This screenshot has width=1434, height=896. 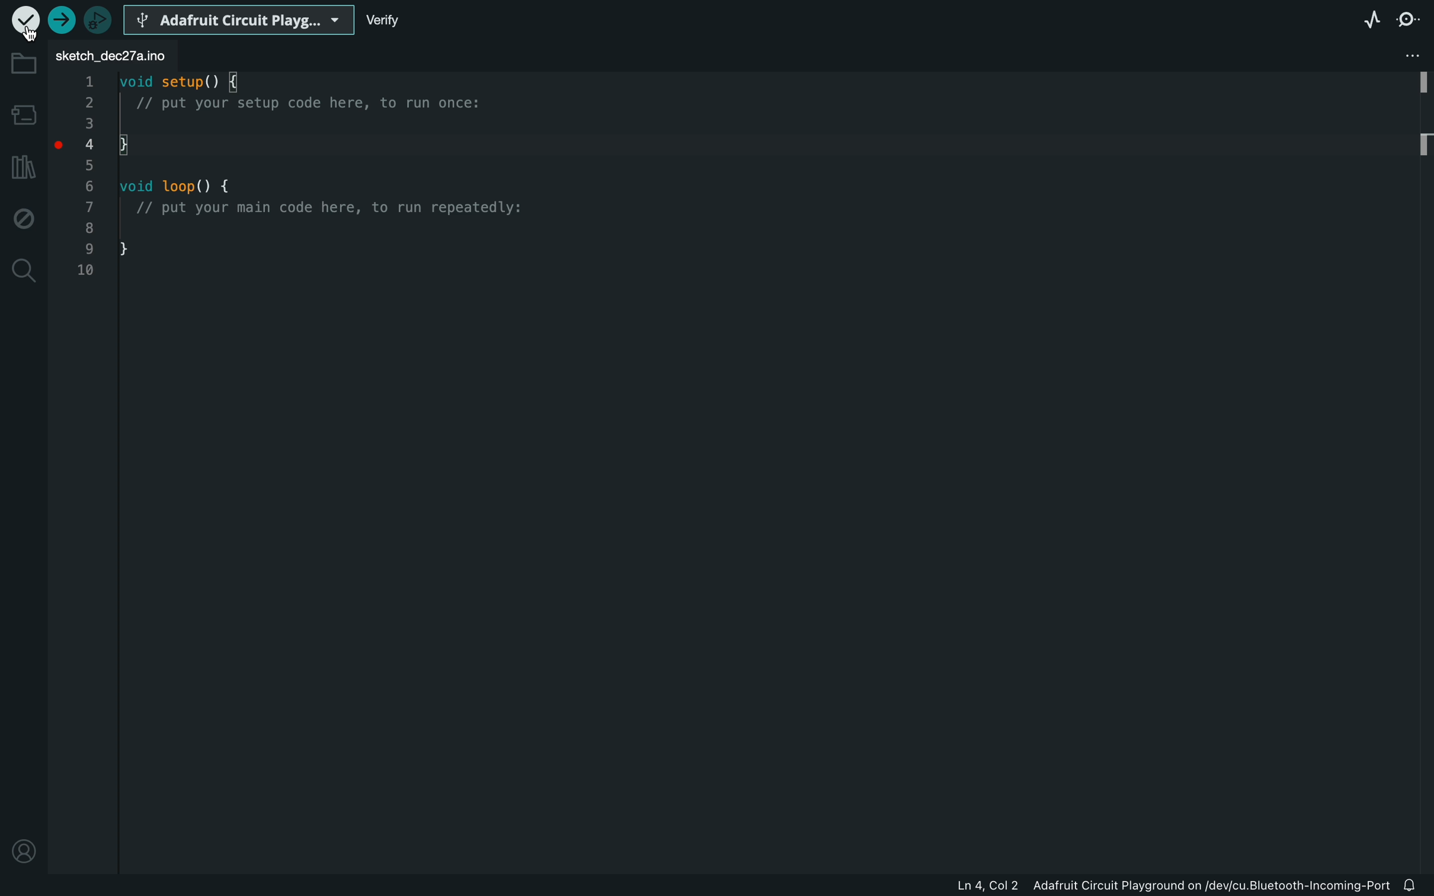 What do you see at coordinates (24, 273) in the screenshot?
I see `search` at bounding box center [24, 273].